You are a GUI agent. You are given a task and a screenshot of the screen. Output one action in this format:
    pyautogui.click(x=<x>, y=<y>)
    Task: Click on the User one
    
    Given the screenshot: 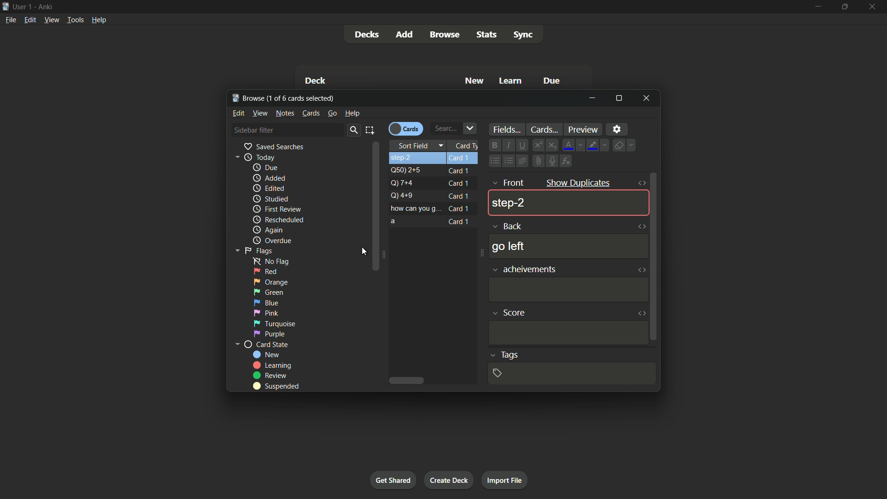 What is the action you would take?
    pyautogui.click(x=23, y=7)
    